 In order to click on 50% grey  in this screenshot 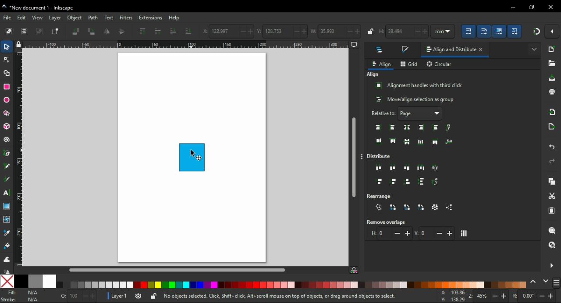, I will do `click(36, 281)`.